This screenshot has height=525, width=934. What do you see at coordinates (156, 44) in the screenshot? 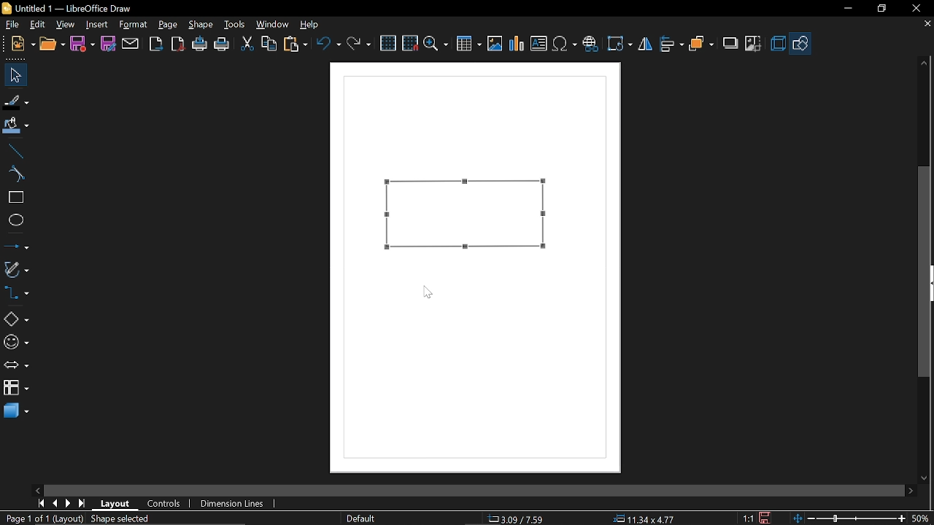
I see `Export` at bounding box center [156, 44].